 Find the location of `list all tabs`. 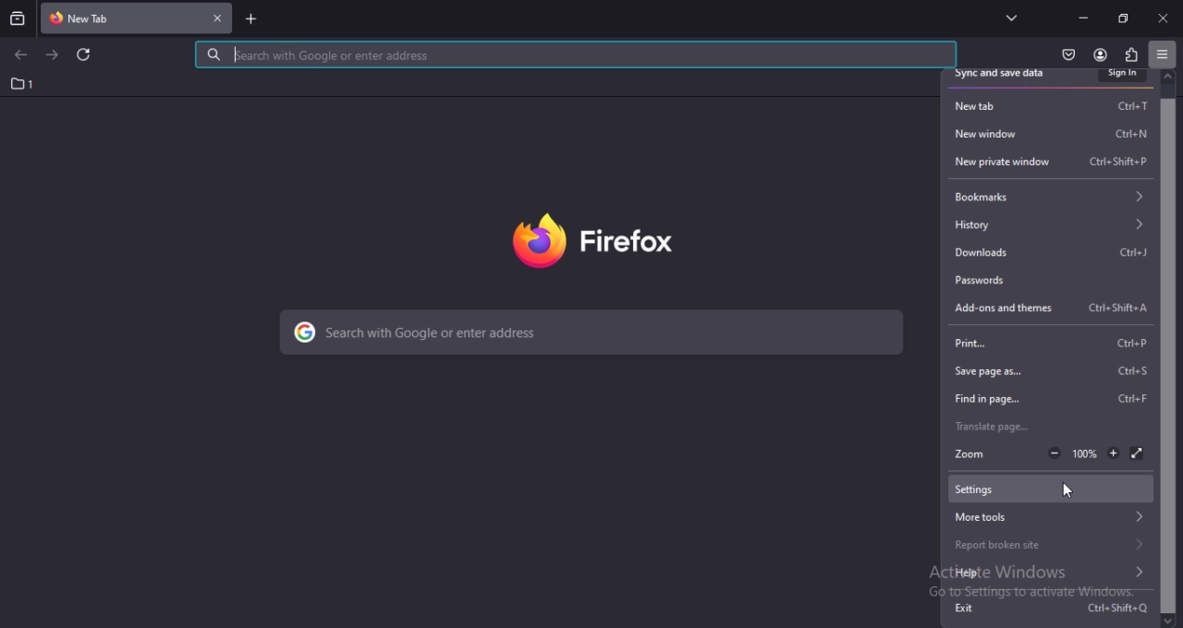

list all tabs is located at coordinates (1008, 18).